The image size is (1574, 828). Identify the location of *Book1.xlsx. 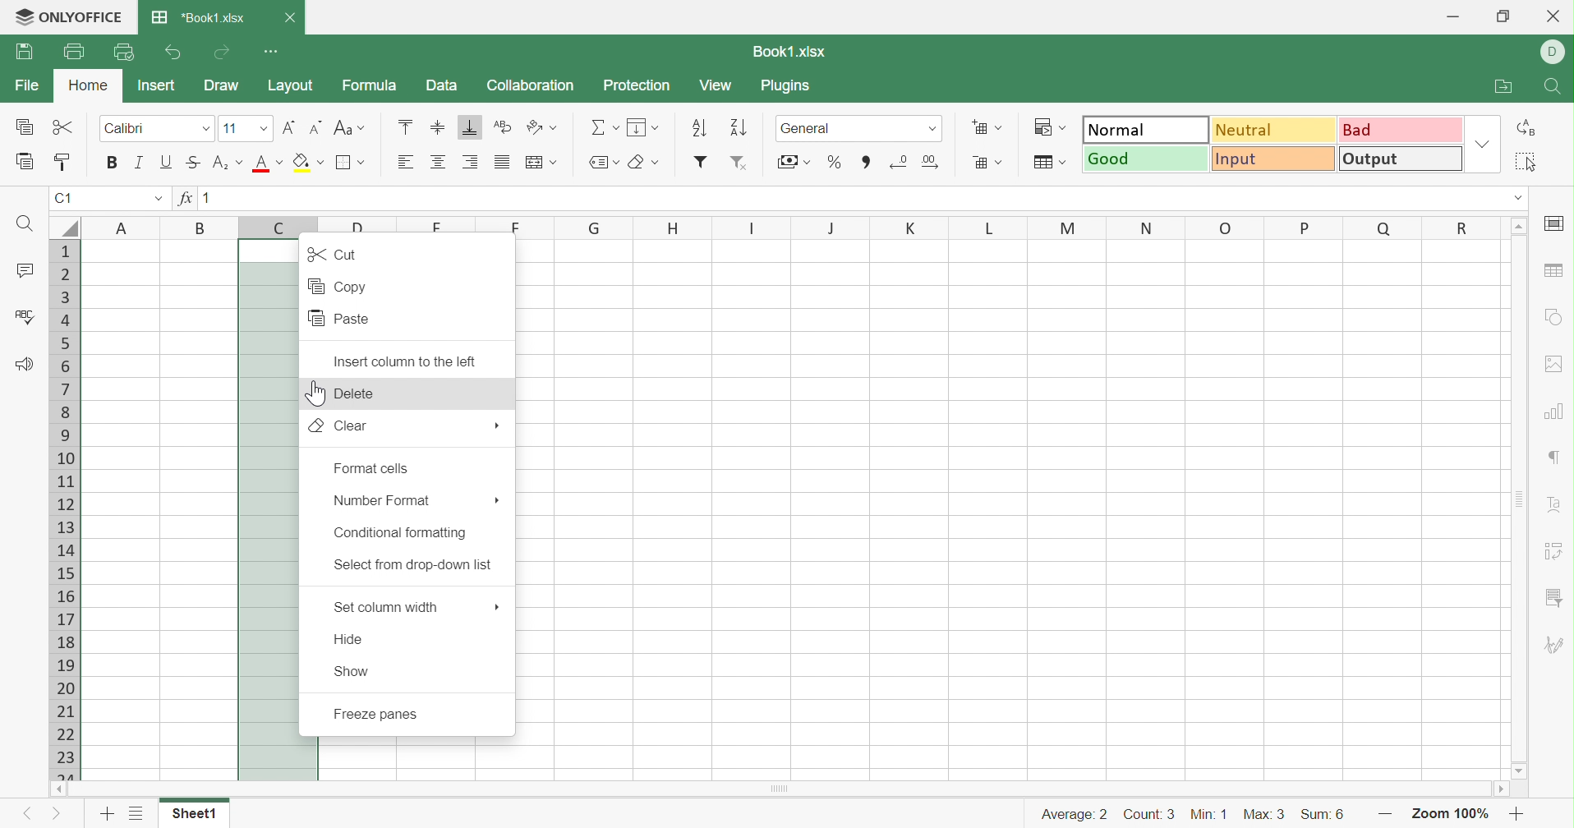
(200, 18).